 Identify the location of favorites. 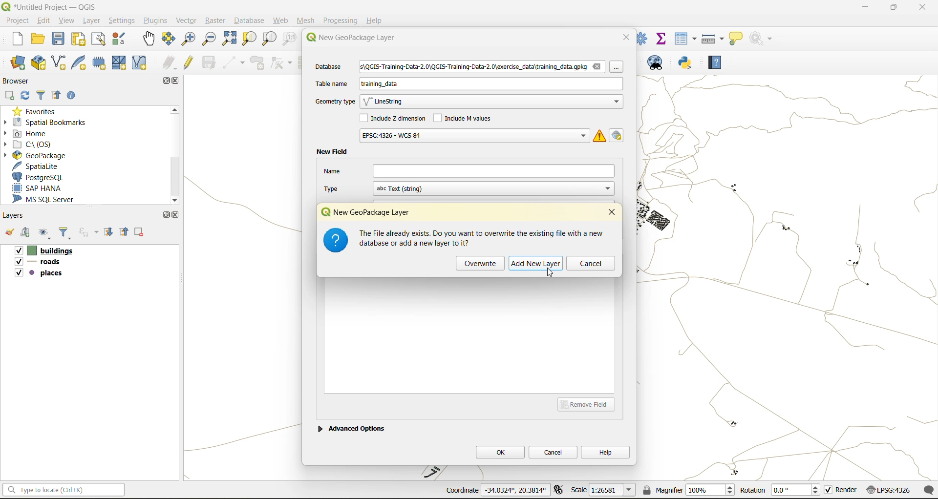
(37, 110).